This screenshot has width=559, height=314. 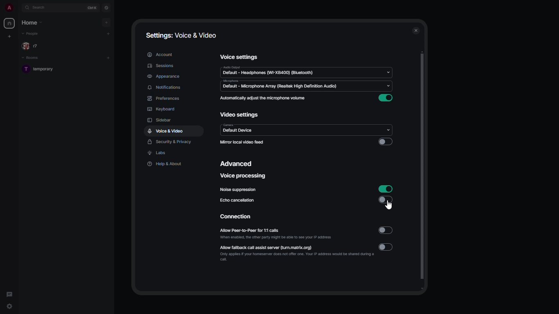 What do you see at coordinates (385, 200) in the screenshot?
I see `disabled` at bounding box center [385, 200].